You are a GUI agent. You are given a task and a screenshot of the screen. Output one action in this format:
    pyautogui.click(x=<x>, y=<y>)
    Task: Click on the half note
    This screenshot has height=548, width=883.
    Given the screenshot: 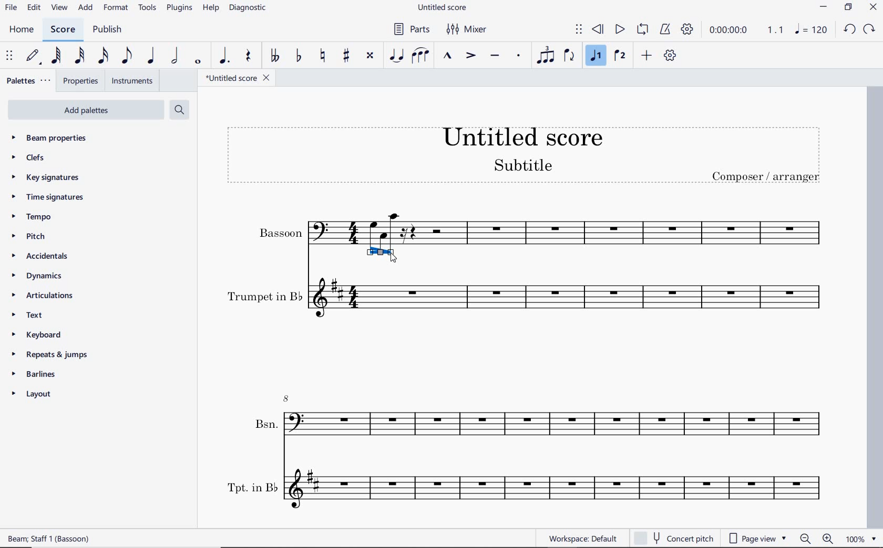 What is the action you would take?
    pyautogui.click(x=176, y=57)
    